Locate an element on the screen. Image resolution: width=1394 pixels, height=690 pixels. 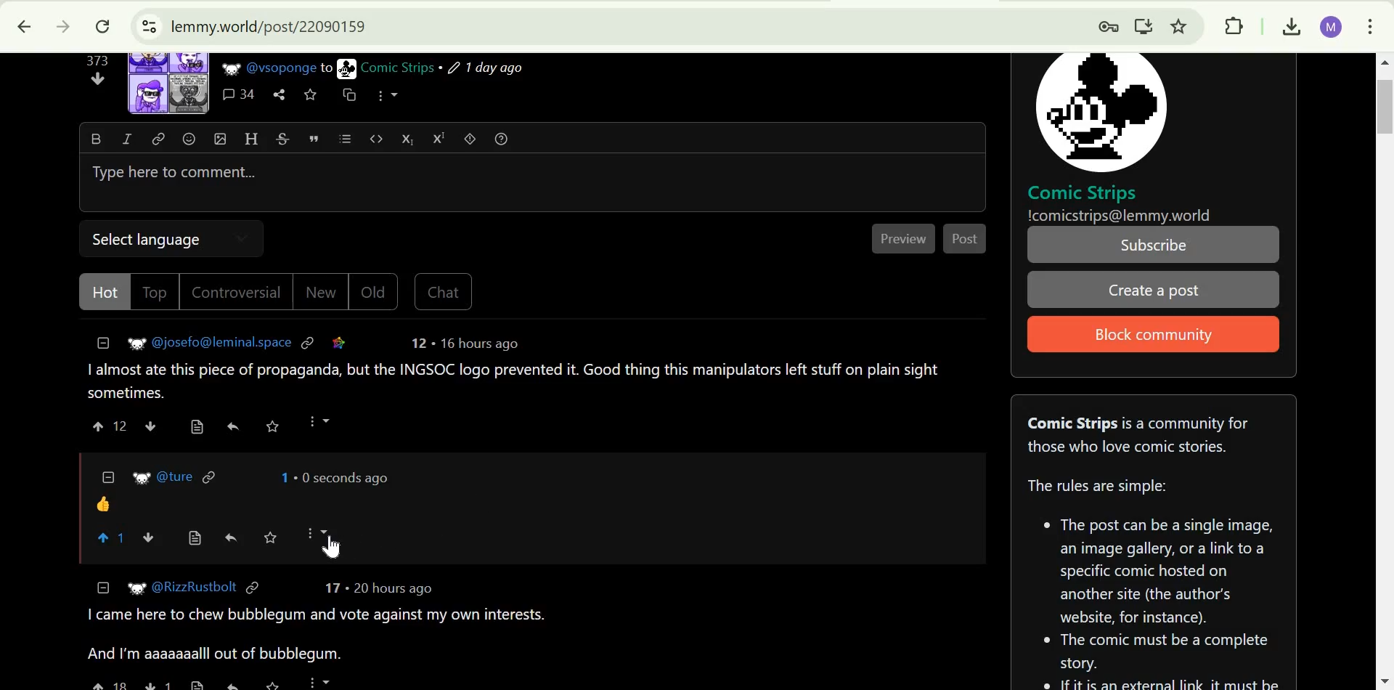
reply is located at coordinates (232, 426).